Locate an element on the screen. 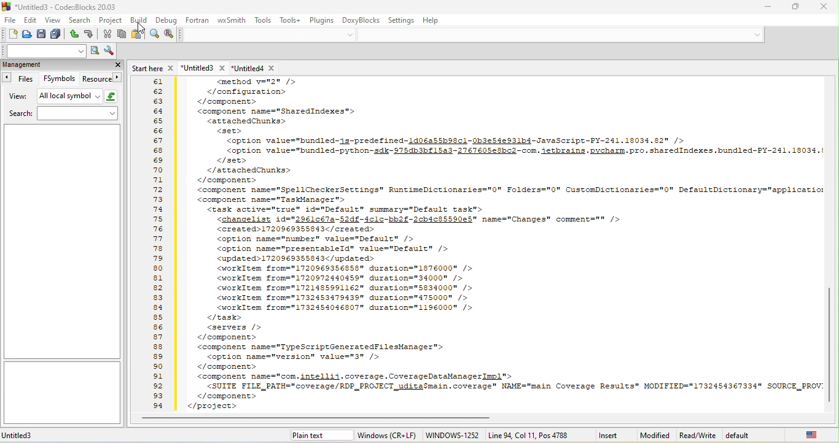 The width and height of the screenshot is (839, 443). untitled-code blocks 20.03 is located at coordinates (60, 6).